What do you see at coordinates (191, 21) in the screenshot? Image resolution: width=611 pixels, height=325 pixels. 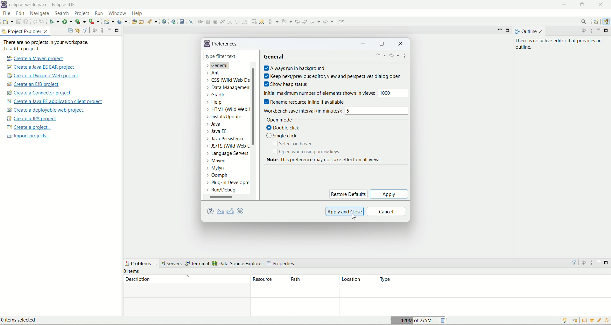 I see `skip all break points` at bounding box center [191, 21].